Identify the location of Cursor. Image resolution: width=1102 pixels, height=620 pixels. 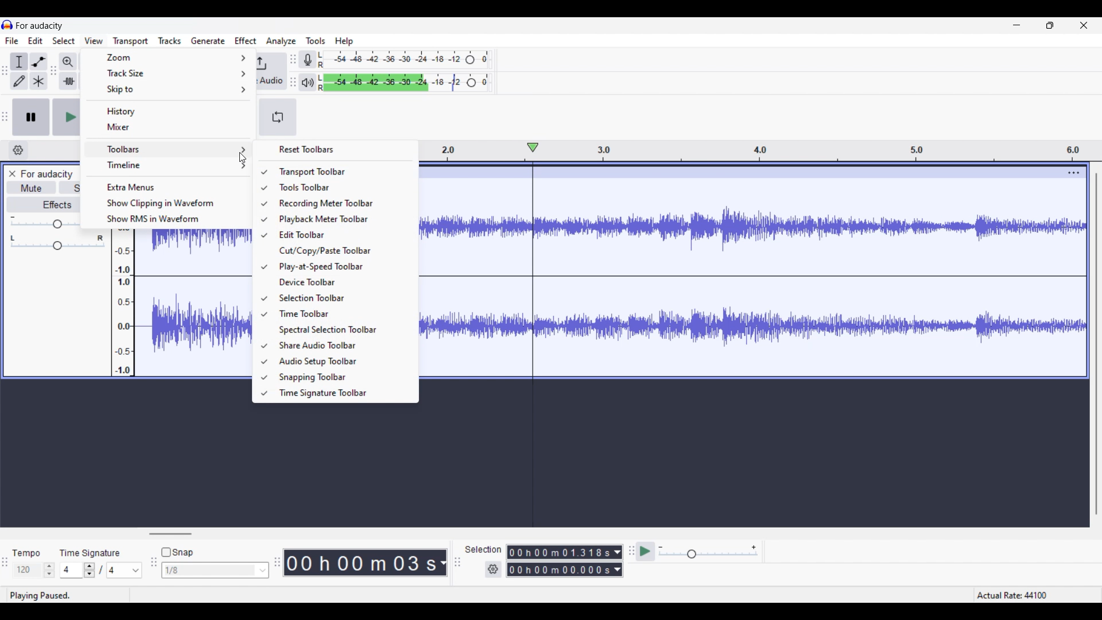
(242, 158).